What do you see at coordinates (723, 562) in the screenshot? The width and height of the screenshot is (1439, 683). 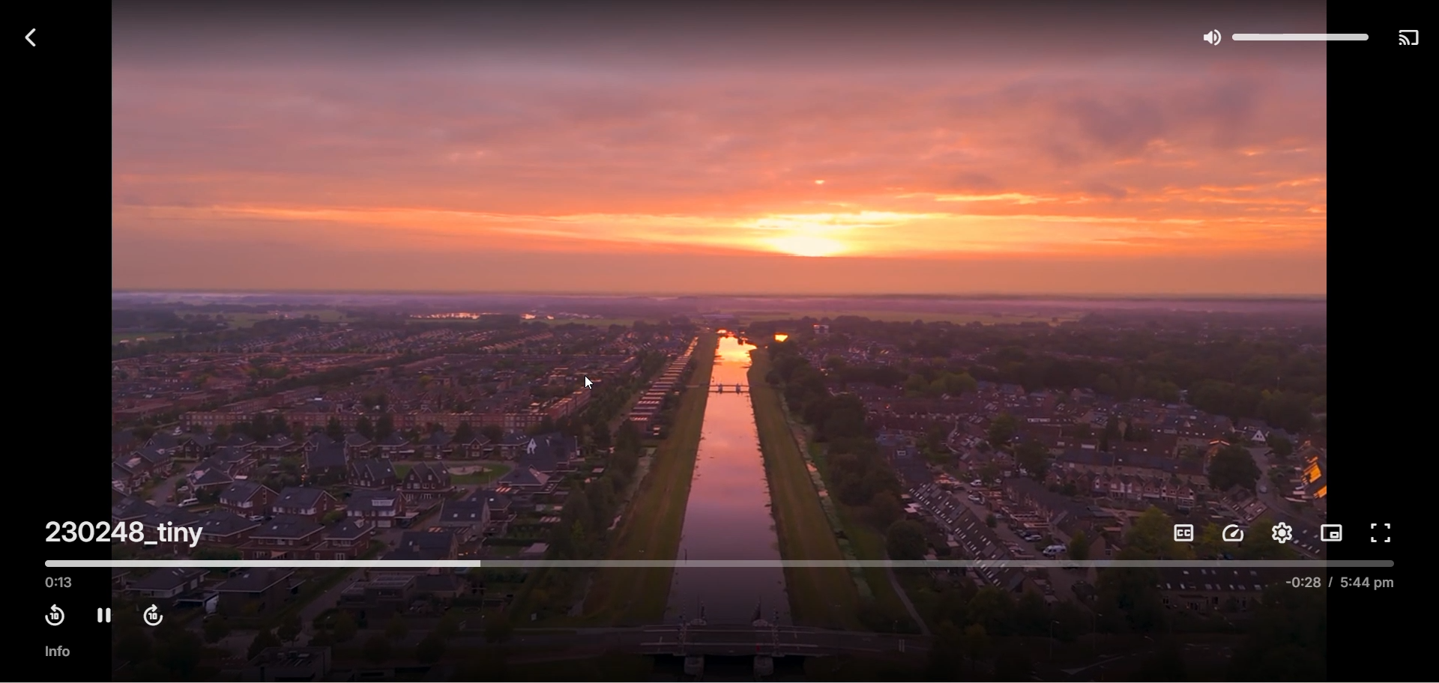 I see `timeline` at bounding box center [723, 562].